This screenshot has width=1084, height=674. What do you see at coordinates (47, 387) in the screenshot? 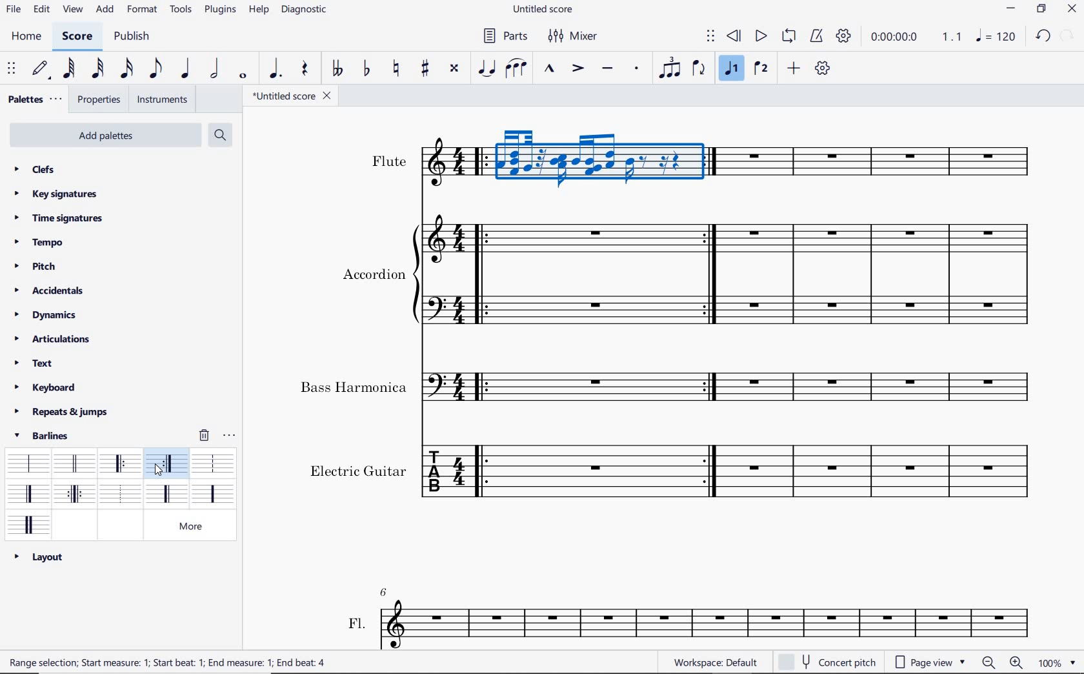
I see `keyboard` at bounding box center [47, 387].